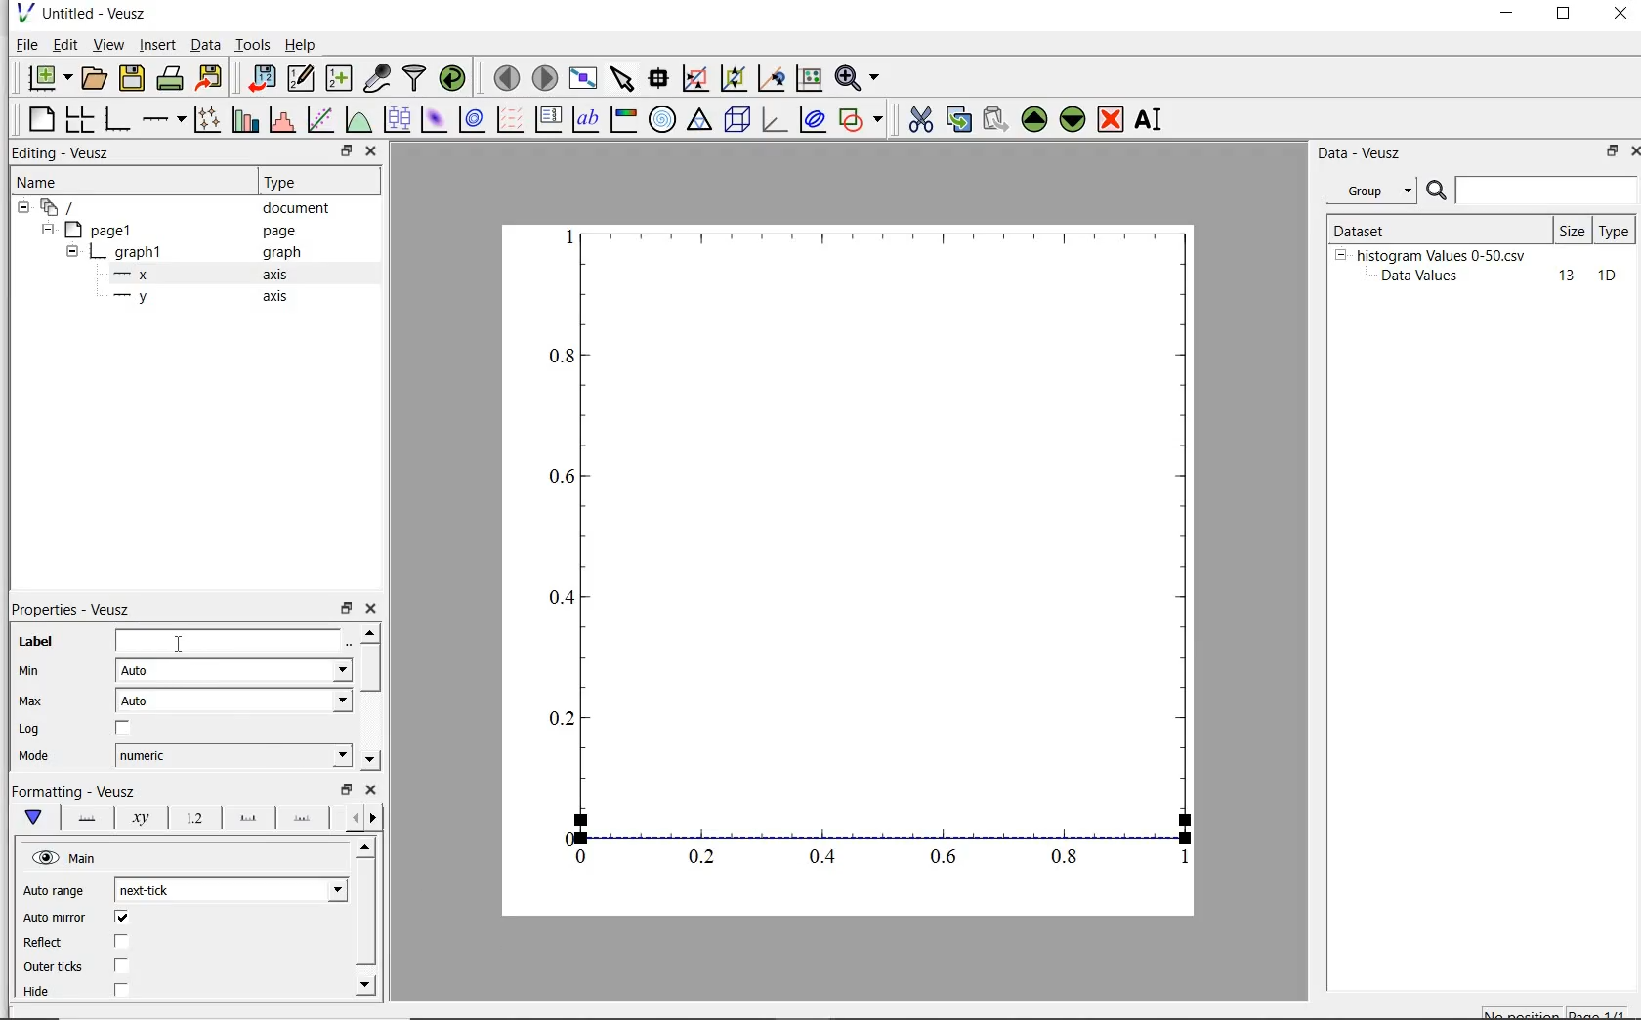 The height and width of the screenshot is (1020, 1641). Describe the element at coordinates (281, 120) in the screenshot. I see `histogram of a dataset` at that location.